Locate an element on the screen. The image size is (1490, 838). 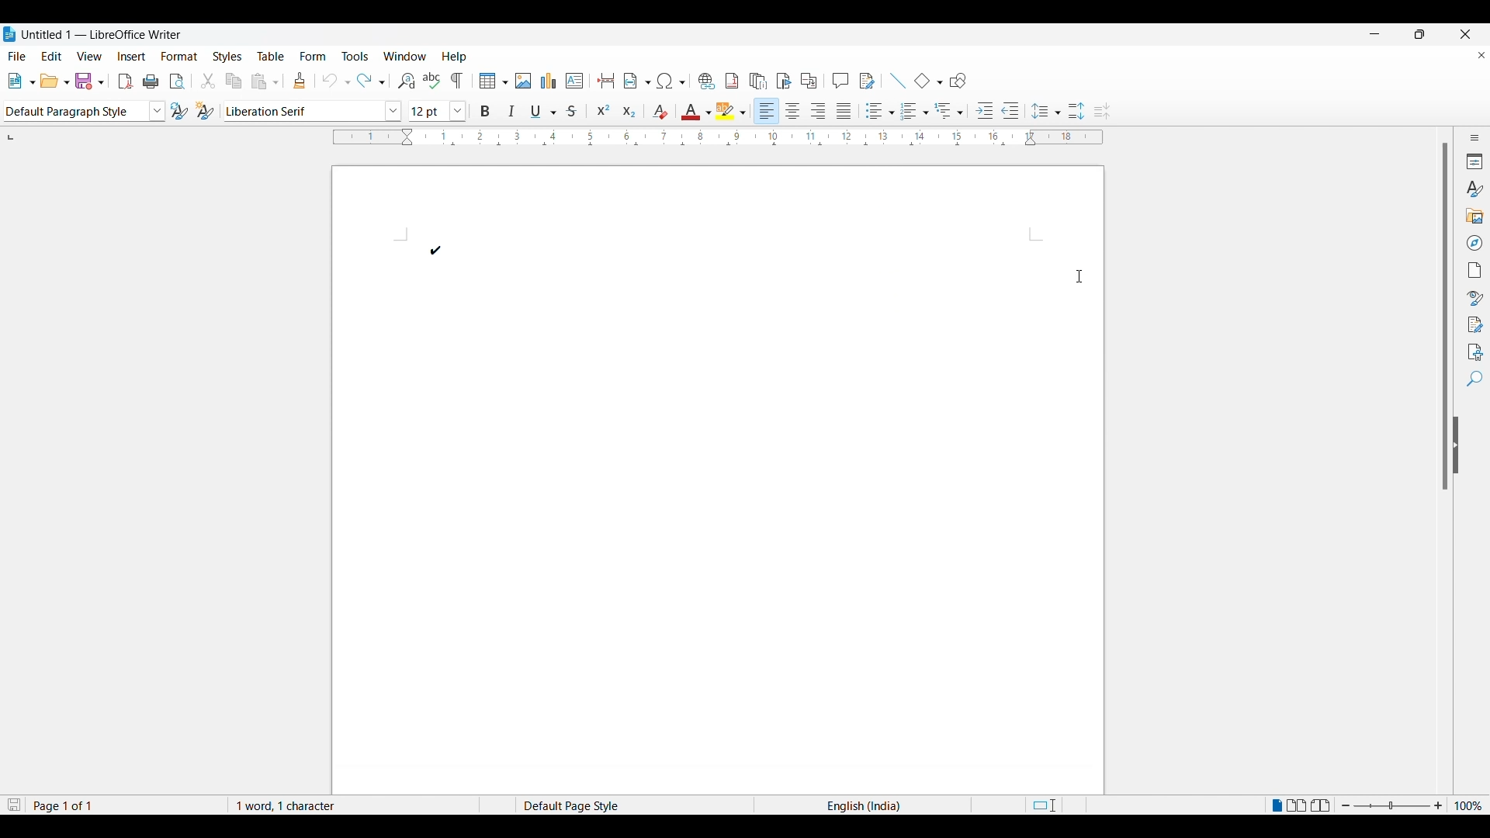
update style is located at coordinates (177, 112).